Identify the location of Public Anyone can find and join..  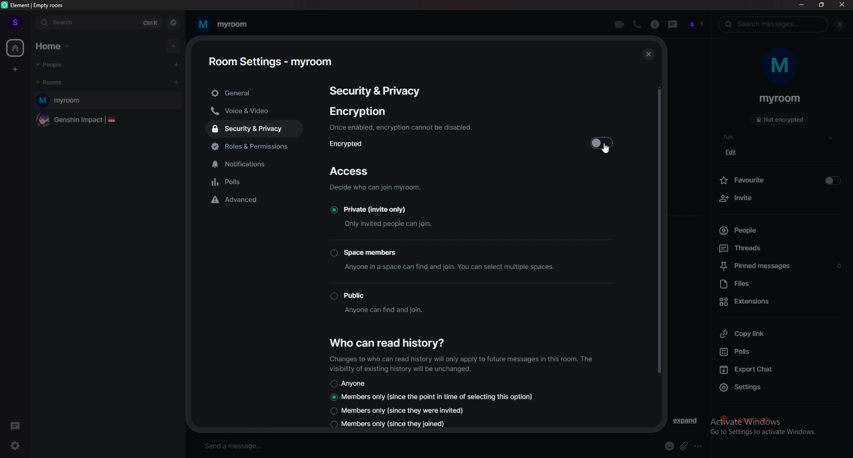
(399, 304).